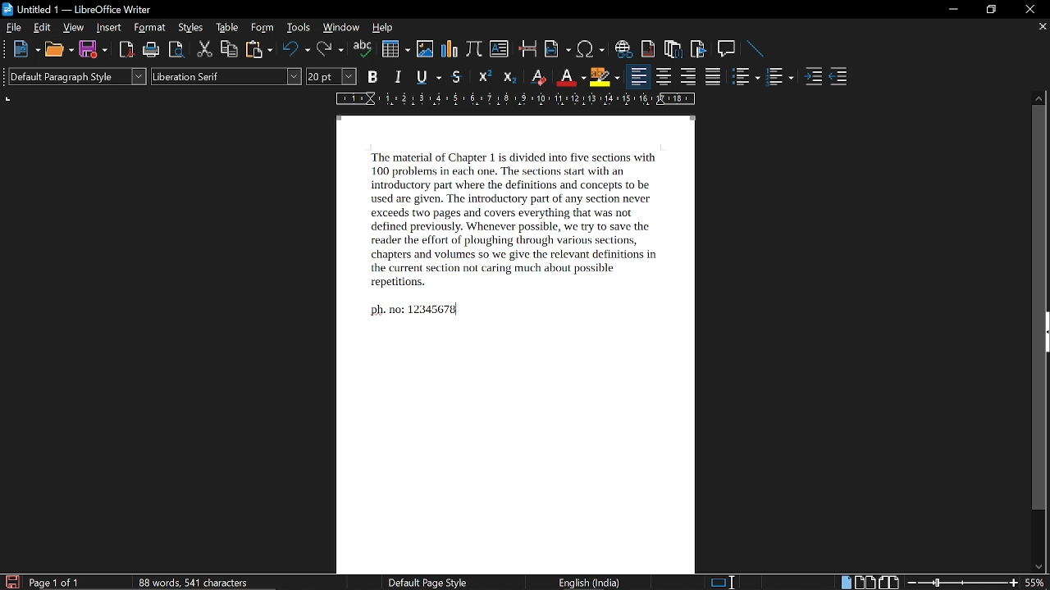 The width and height of the screenshot is (1050, 590). Describe the element at coordinates (372, 78) in the screenshot. I see `bold` at that location.